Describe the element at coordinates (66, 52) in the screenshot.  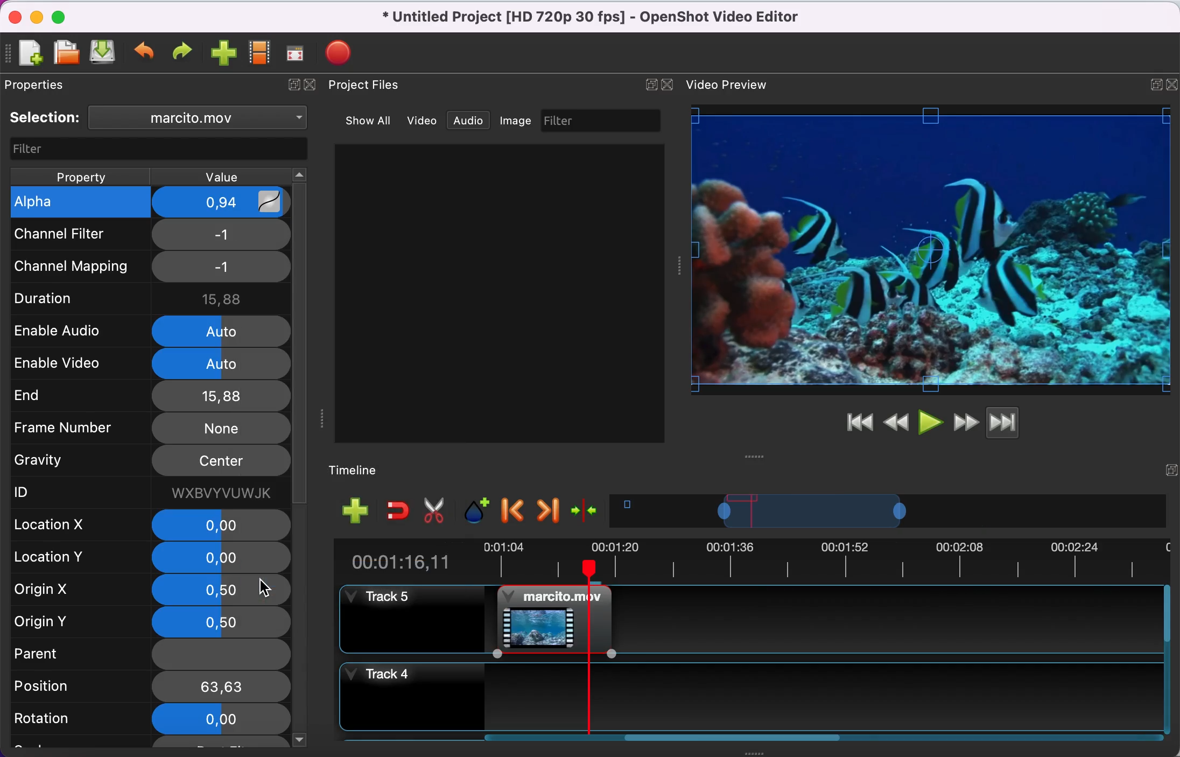
I see `open file` at that location.